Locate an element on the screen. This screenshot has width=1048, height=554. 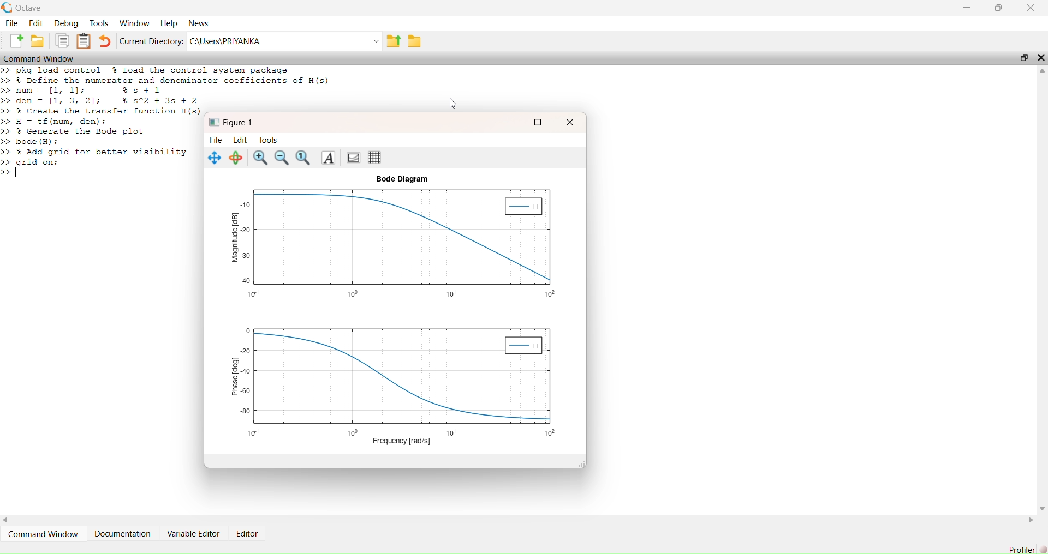
Paste is located at coordinates (84, 40).